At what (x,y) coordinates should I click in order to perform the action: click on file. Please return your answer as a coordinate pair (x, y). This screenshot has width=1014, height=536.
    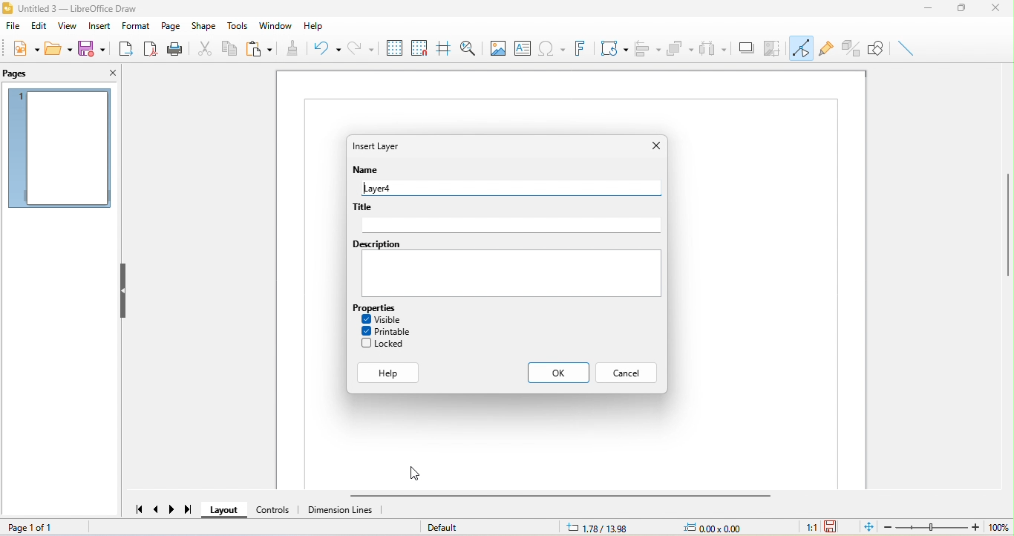
    Looking at the image, I should click on (13, 27).